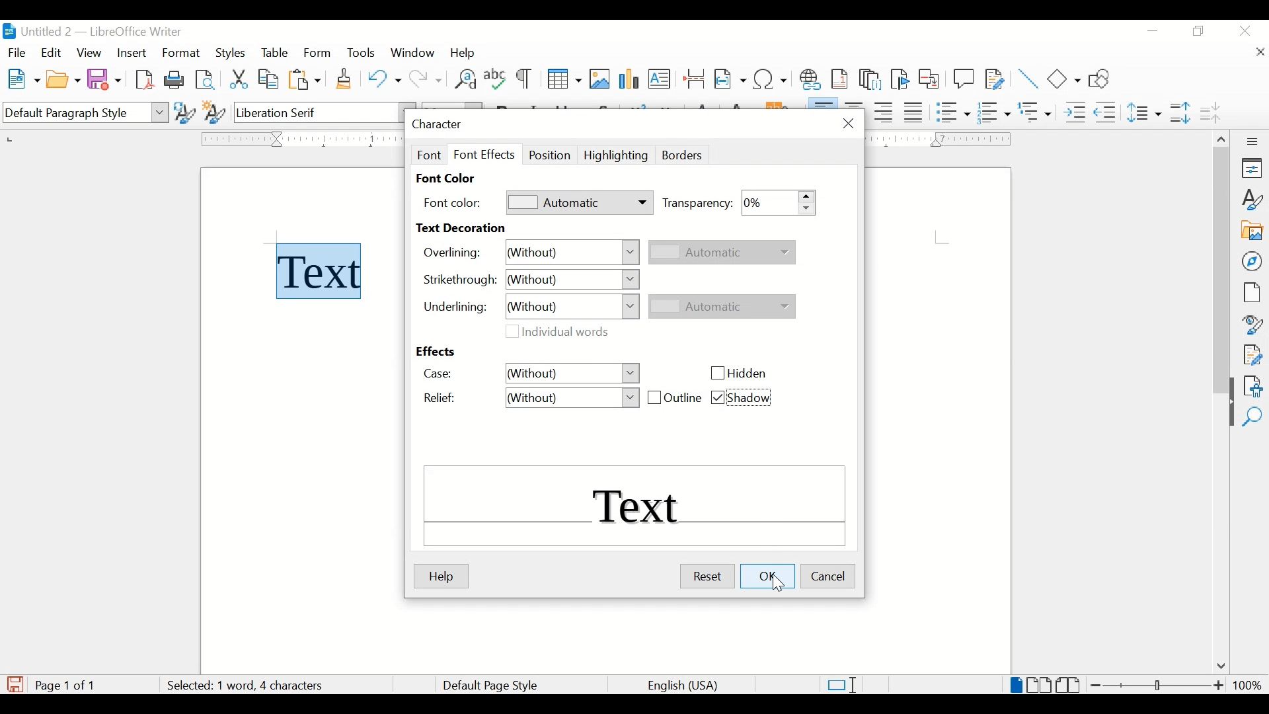 Image resolution: width=1269 pixels, height=714 pixels. I want to click on paste , so click(305, 79).